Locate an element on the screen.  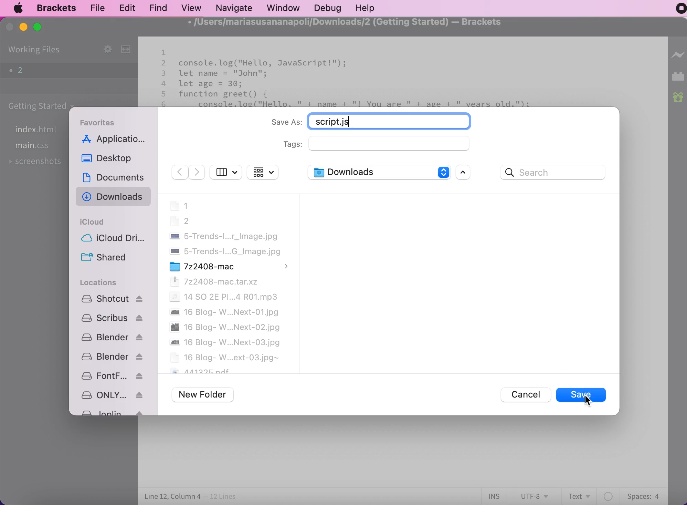
favorites is located at coordinates (101, 122).